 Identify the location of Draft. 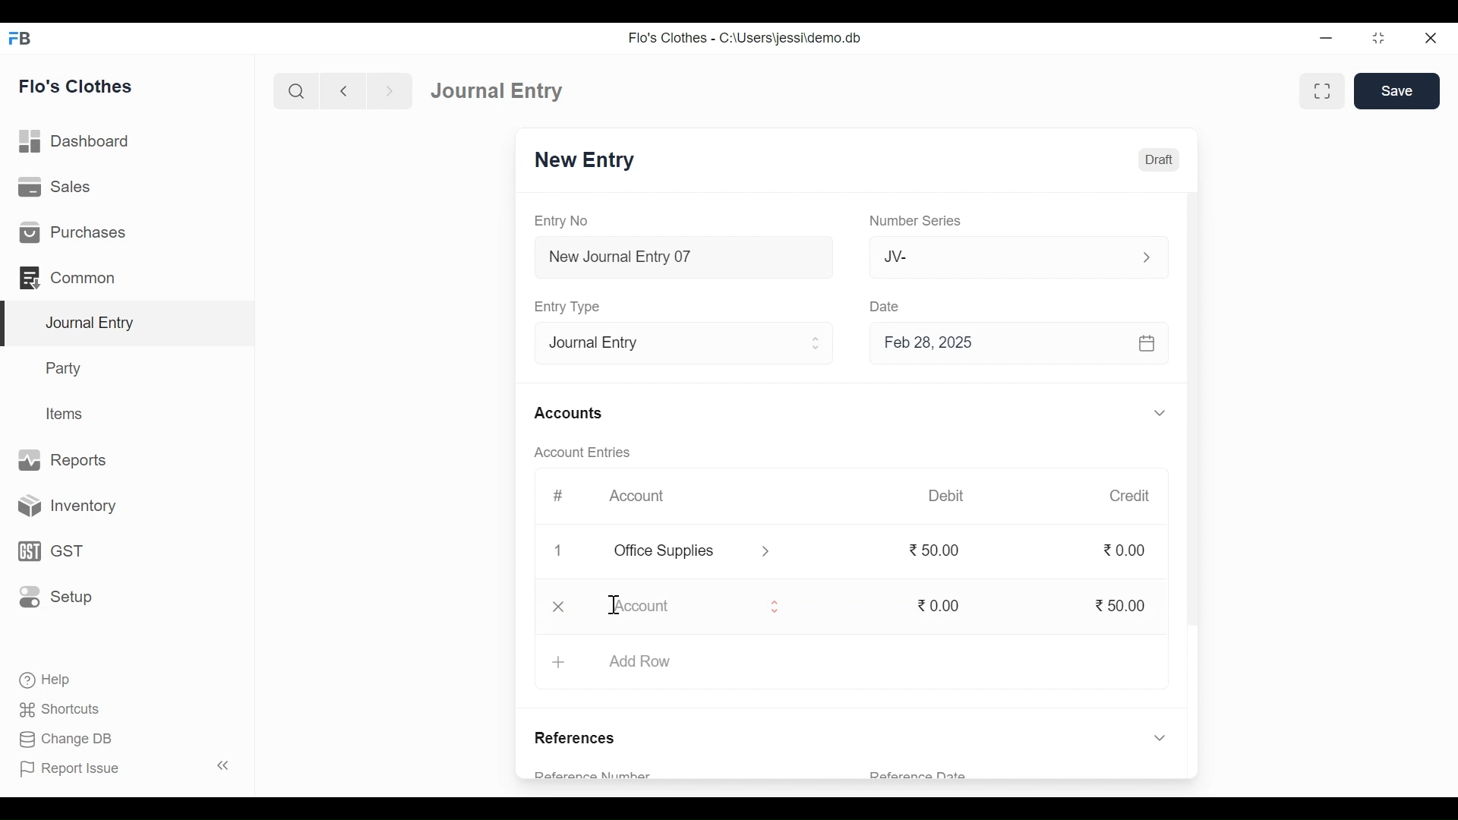
(1156, 160).